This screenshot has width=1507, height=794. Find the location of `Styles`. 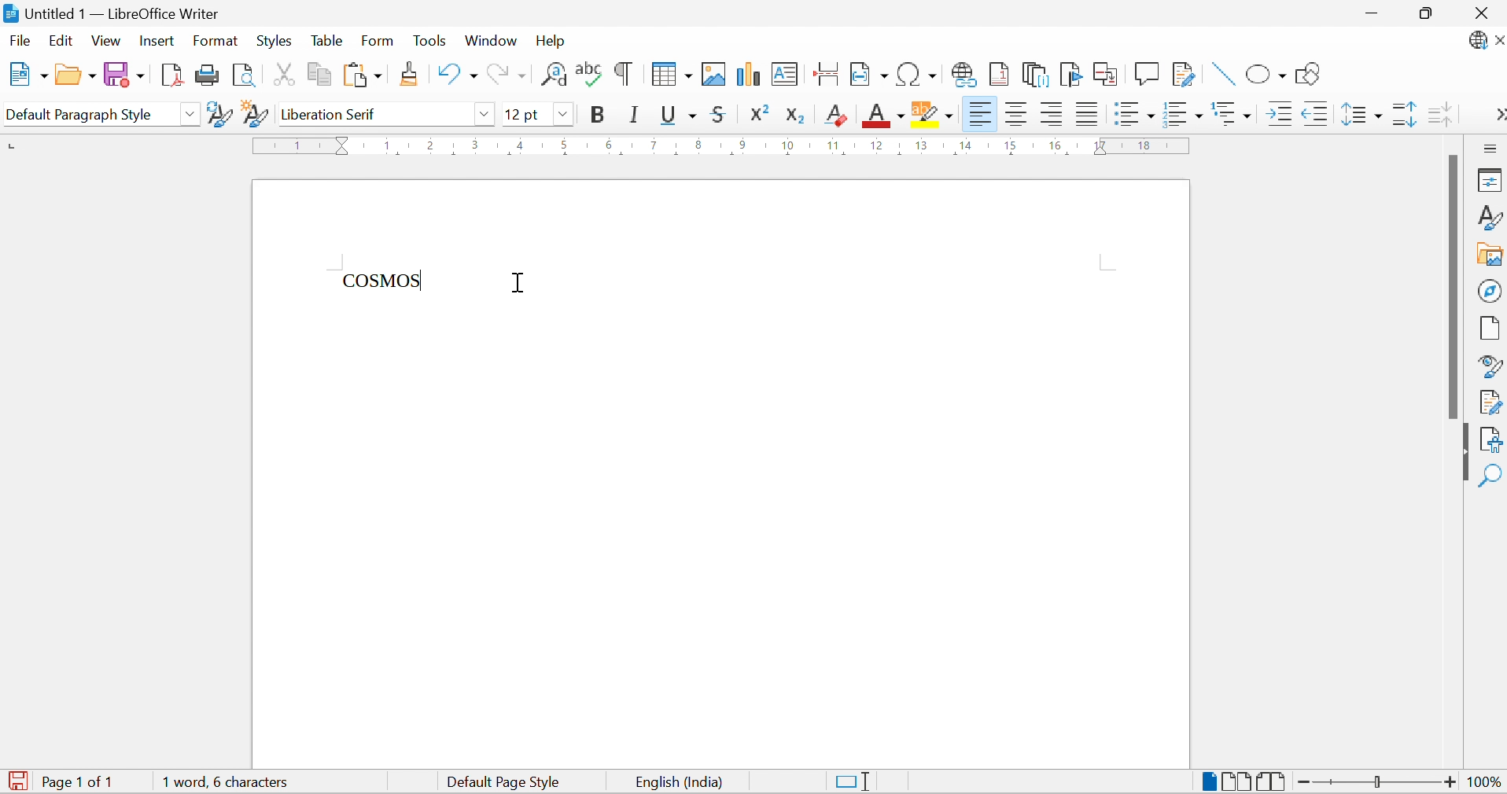

Styles is located at coordinates (273, 40).